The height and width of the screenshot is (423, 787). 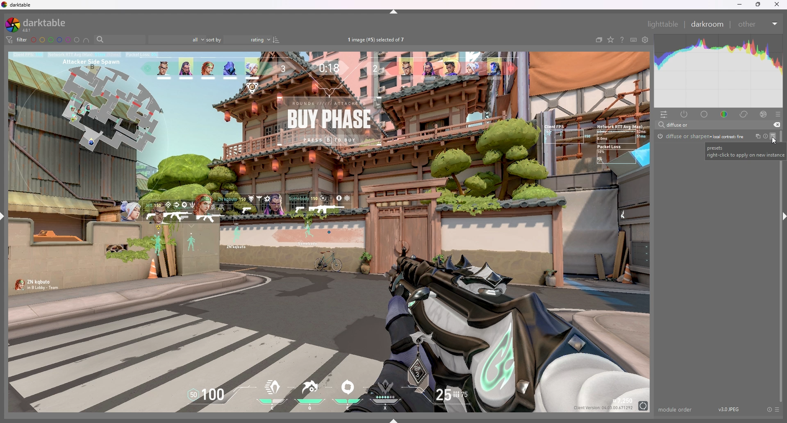 I want to click on filter, so click(x=17, y=40).